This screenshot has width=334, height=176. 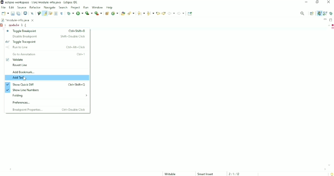 What do you see at coordinates (22, 7) in the screenshot?
I see `Source` at bounding box center [22, 7].